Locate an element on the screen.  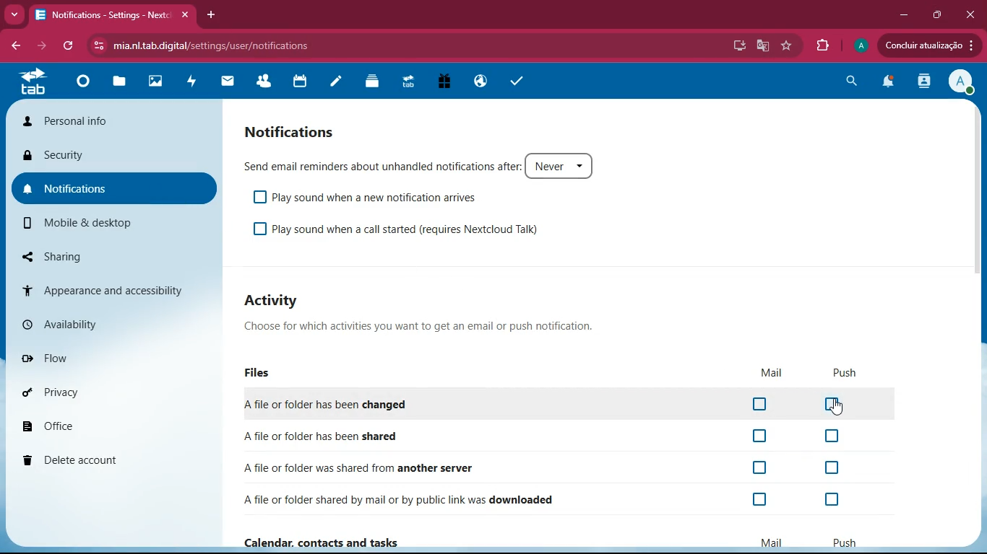
Cursor is located at coordinates (840, 408).